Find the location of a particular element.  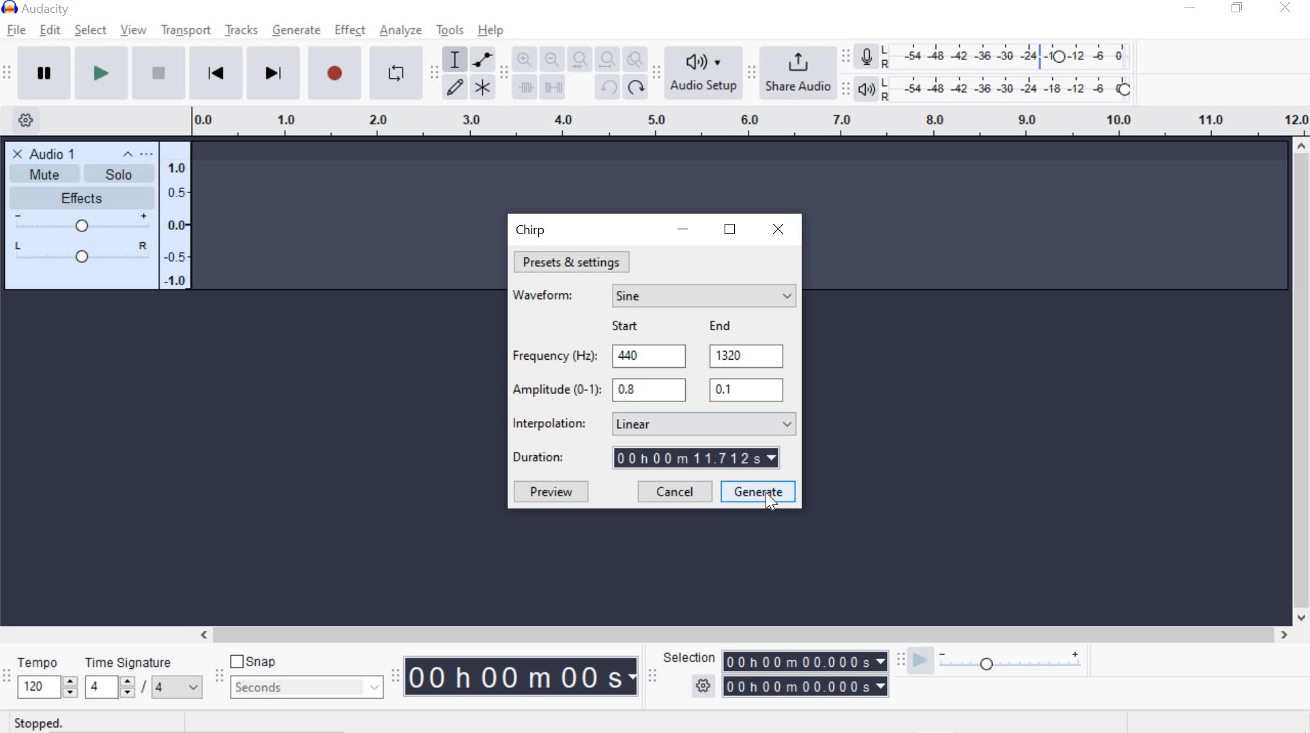

Multi-tool is located at coordinates (482, 87).